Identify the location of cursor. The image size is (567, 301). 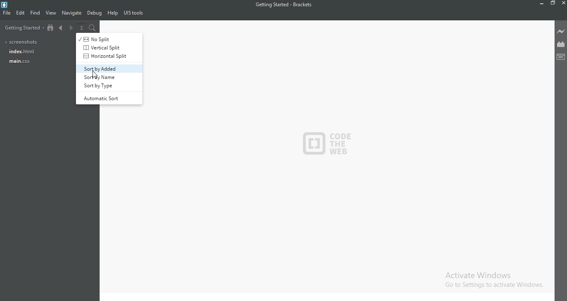
(98, 74).